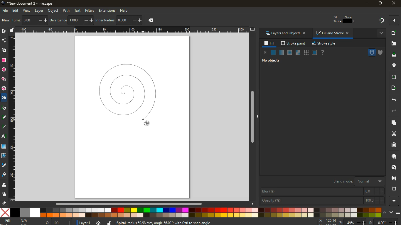 Image resolution: width=401 pixels, height=225 pixels. Describe the element at coordinates (382, 21) in the screenshot. I see `gradient` at that location.